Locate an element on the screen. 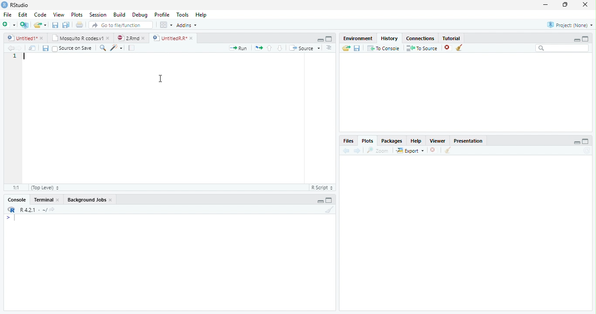 The height and width of the screenshot is (314, 596). Project: (None) is located at coordinates (569, 25).